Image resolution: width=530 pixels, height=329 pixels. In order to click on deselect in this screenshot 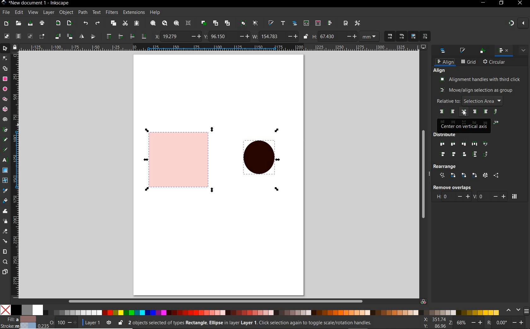, I will do `click(30, 37)`.